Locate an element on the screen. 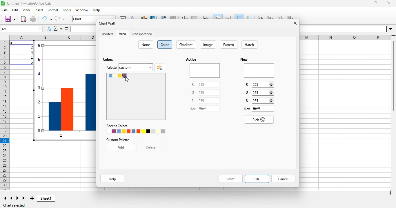  edit is located at coordinates (15, 10).